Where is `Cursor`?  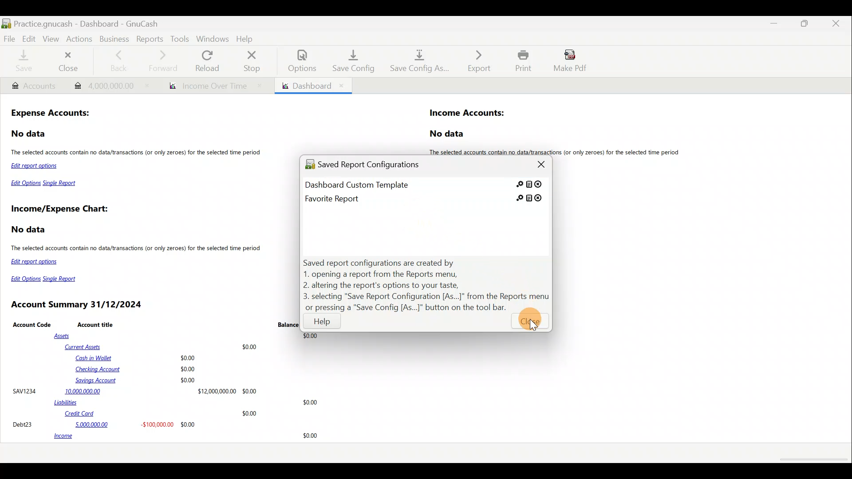
Cursor is located at coordinates (533, 320).